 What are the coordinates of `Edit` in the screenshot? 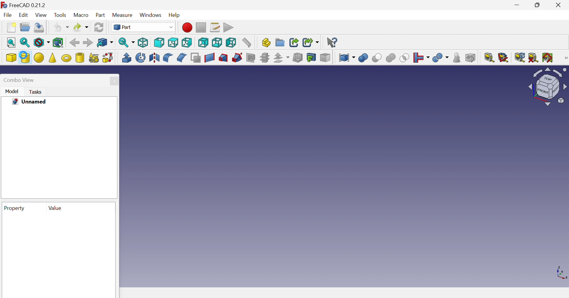 It's located at (23, 16).